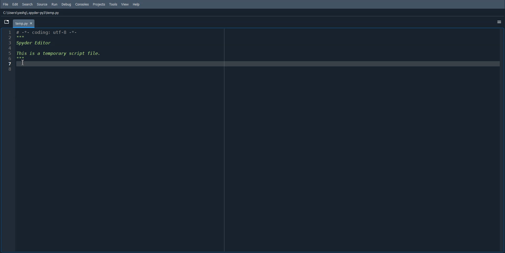 The height and width of the screenshot is (253, 505). Describe the element at coordinates (136, 4) in the screenshot. I see `Help` at that location.